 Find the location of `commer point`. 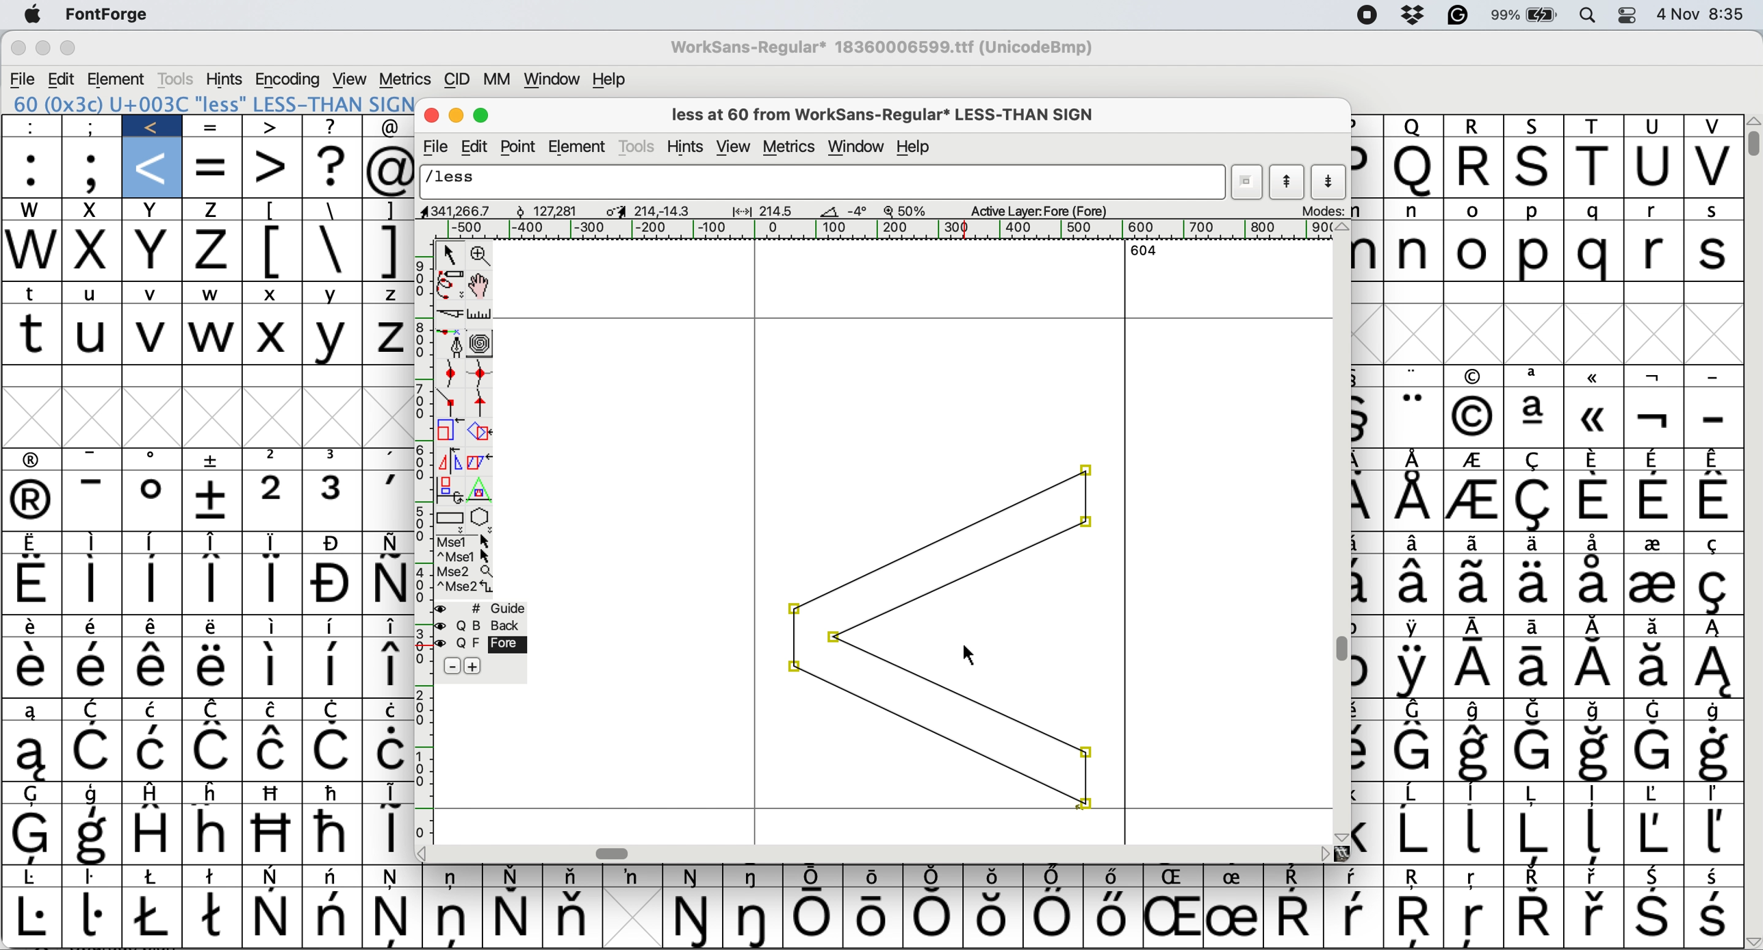

commer point is located at coordinates (453, 404).